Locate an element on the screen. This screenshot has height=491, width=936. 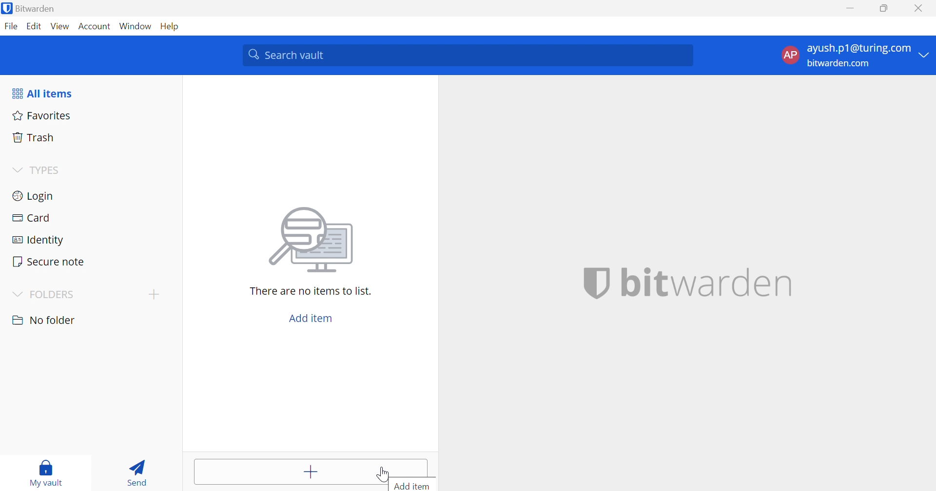
Card is located at coordinates (31, 218).